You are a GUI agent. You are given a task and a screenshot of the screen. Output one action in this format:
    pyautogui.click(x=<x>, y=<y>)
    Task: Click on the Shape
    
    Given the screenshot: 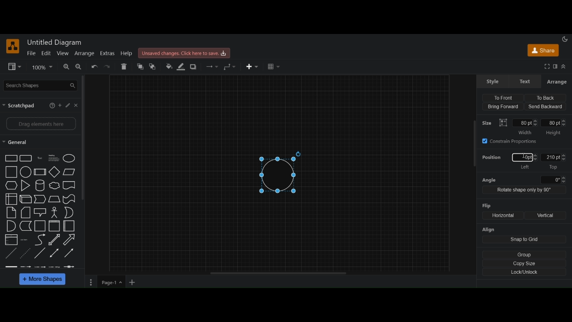 What is the action you would take?
    pyautogui.click(x=11, y=199)
    